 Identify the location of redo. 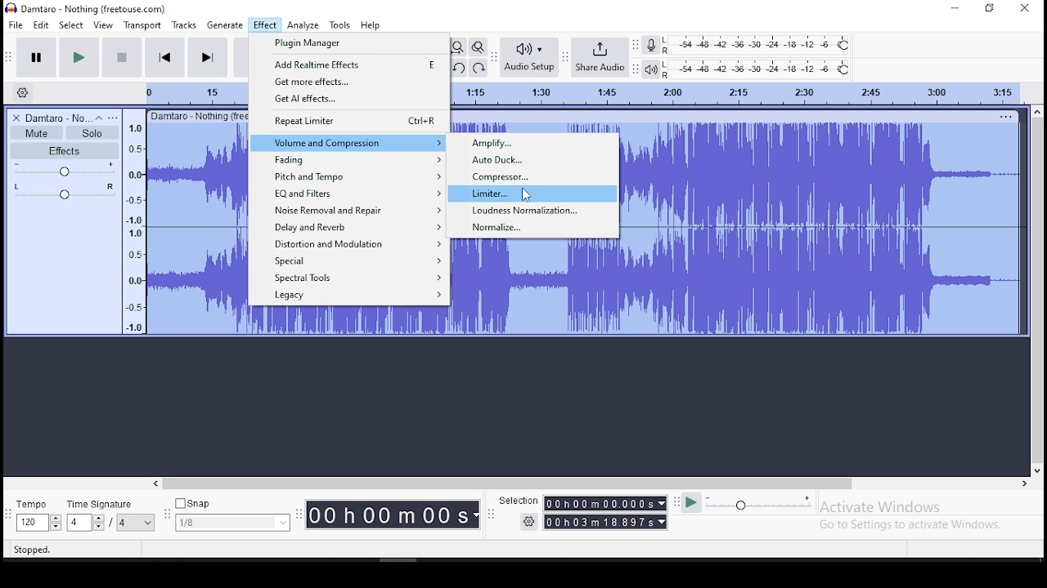
(479, 68).